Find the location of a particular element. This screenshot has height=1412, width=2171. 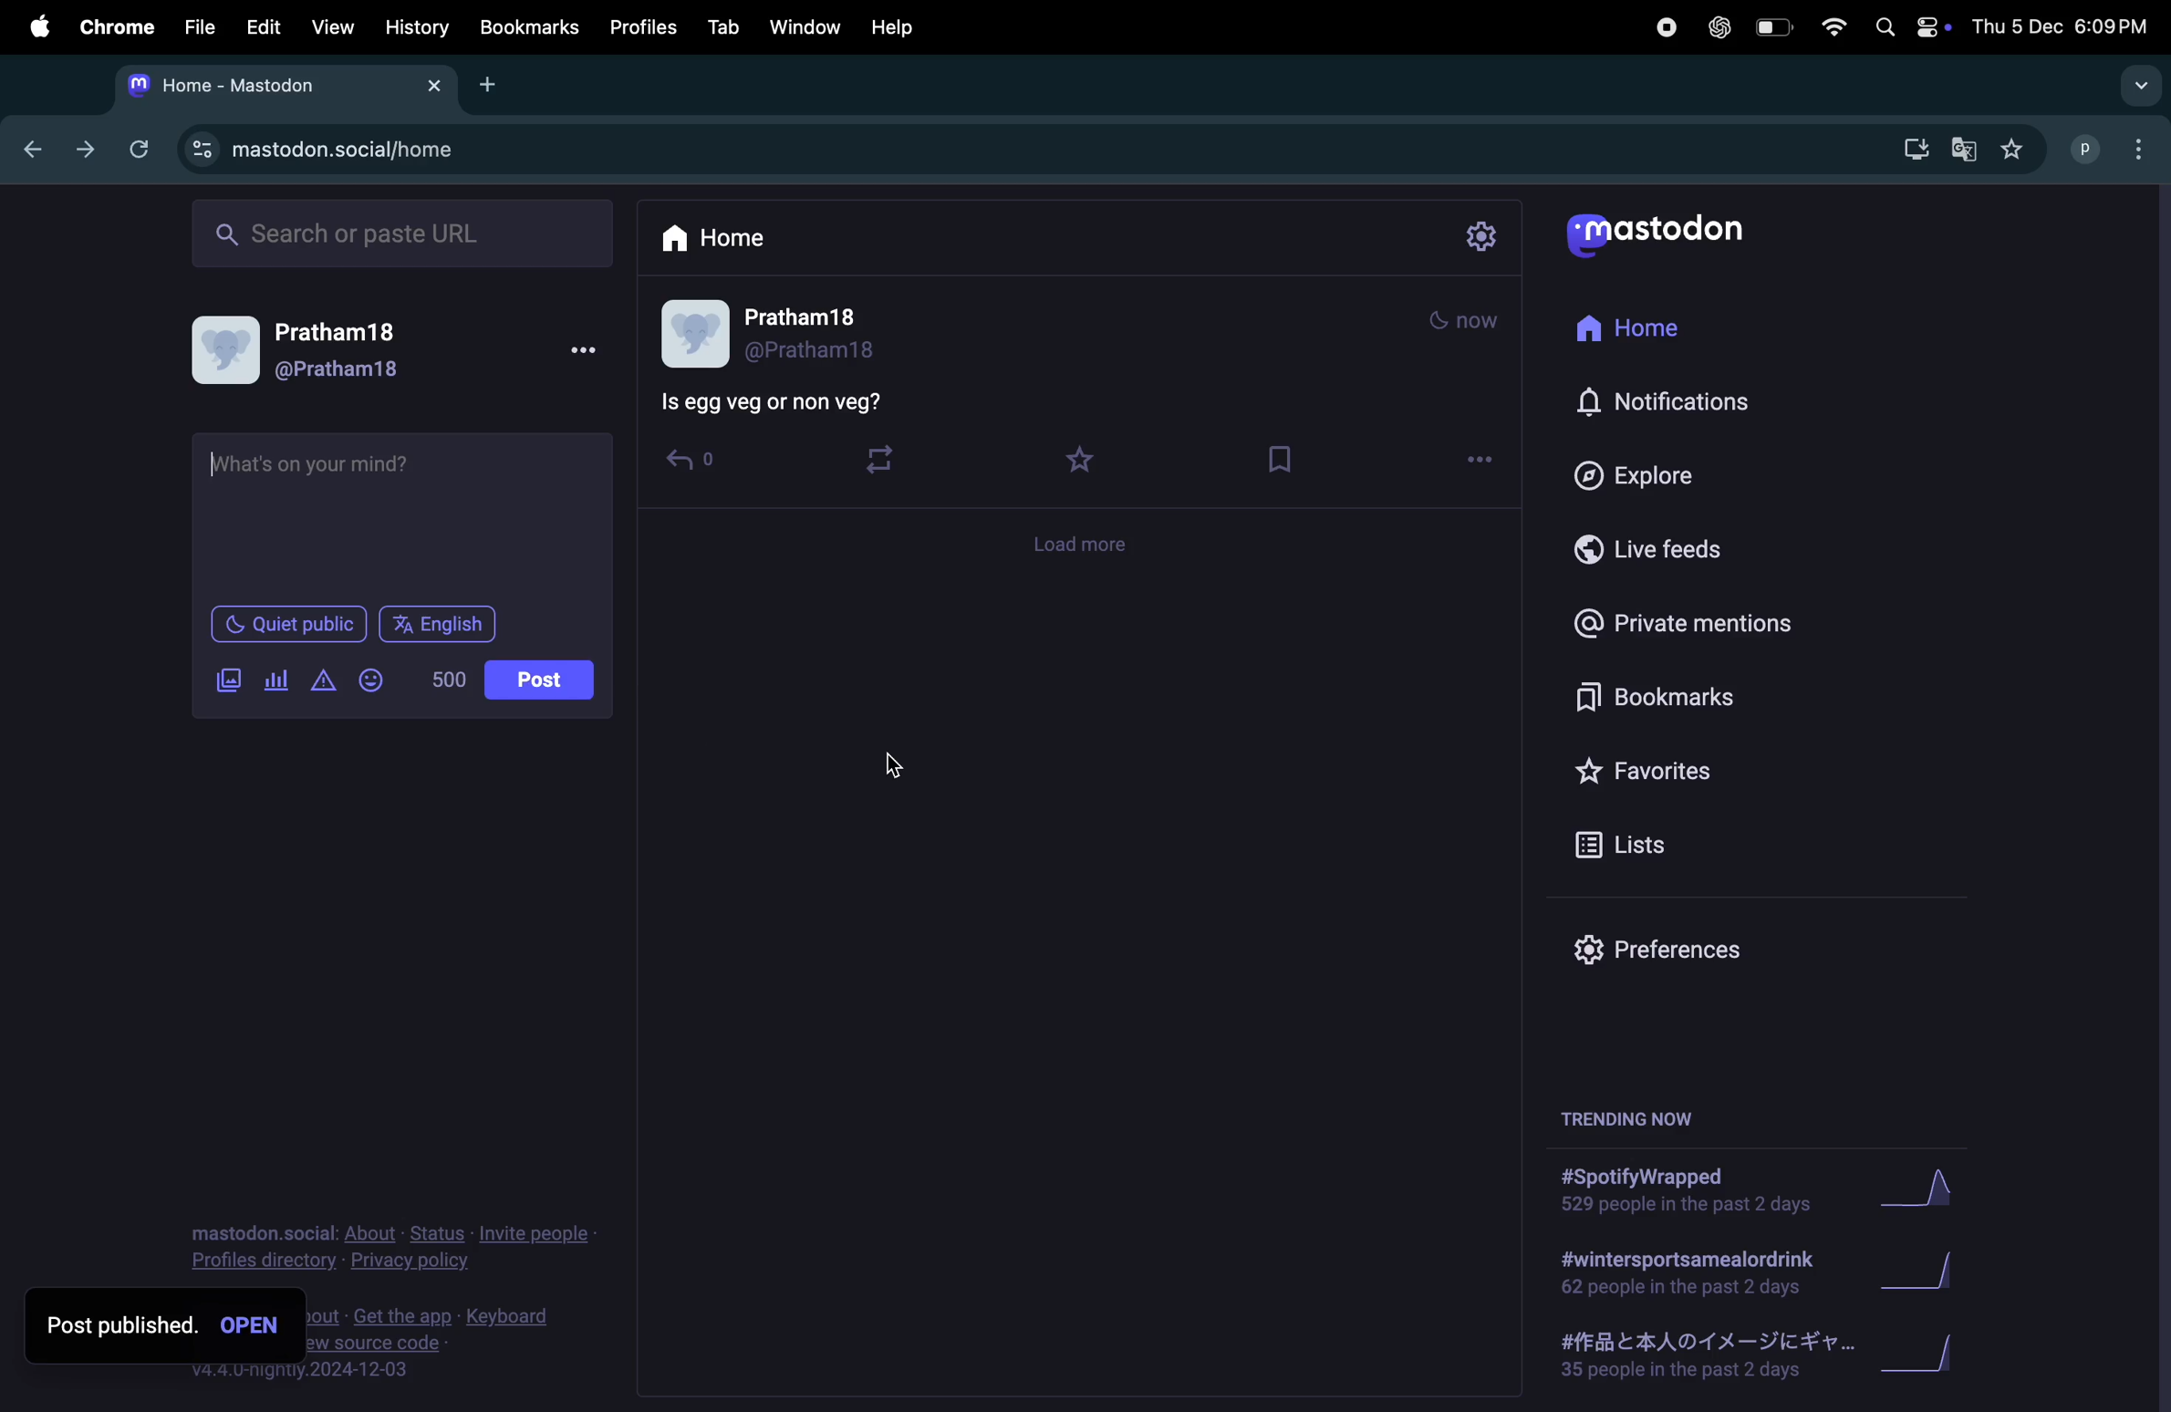

499 is located at coordinates (451, 677).